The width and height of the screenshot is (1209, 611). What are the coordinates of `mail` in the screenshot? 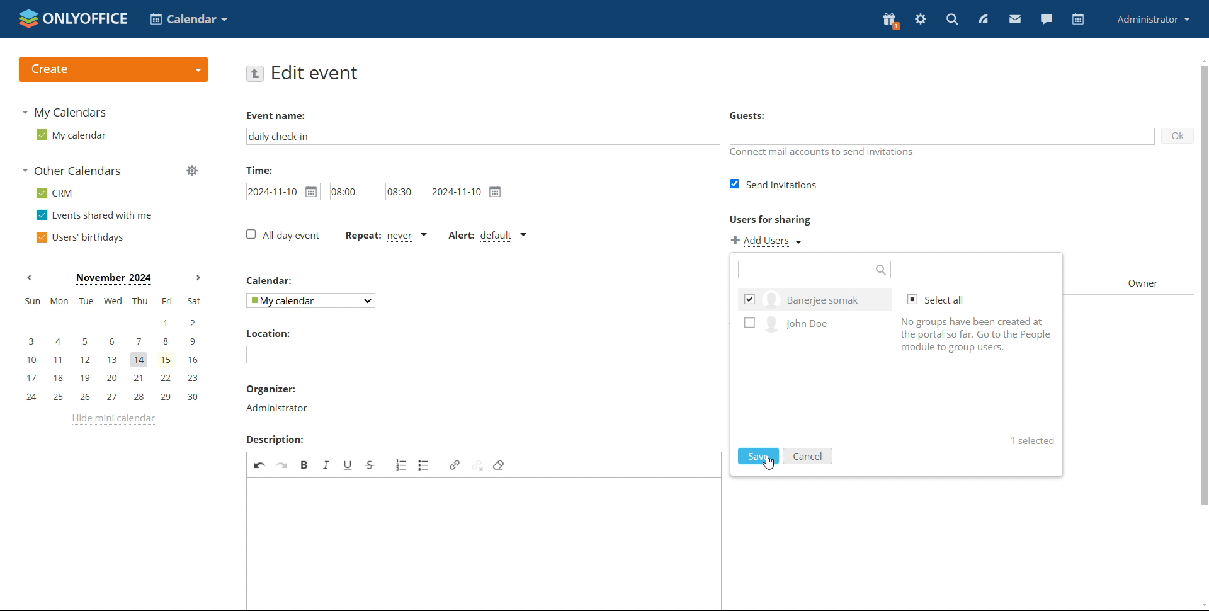 It's located at (1015, 18).